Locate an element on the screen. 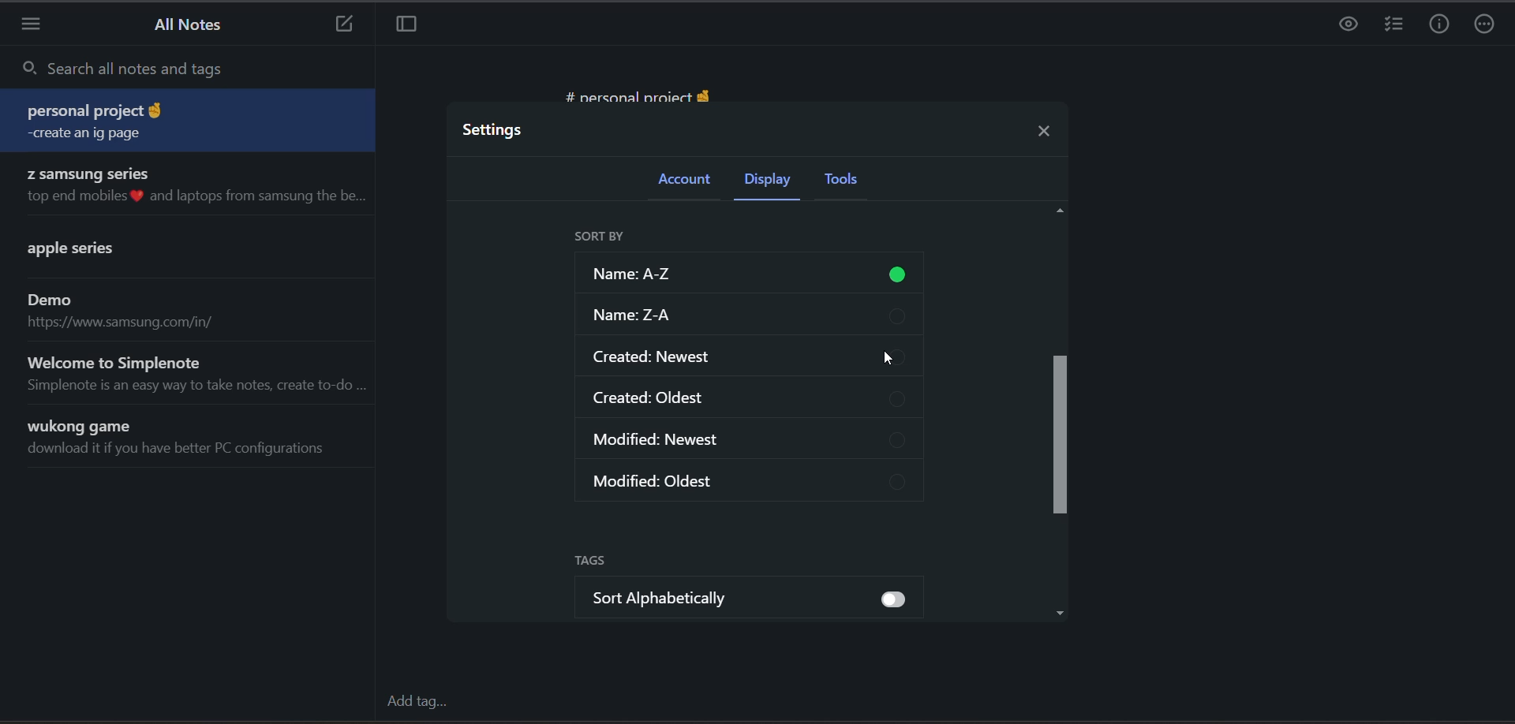 The image size is (1515, 724). new note is located at coordinates (341, 24).